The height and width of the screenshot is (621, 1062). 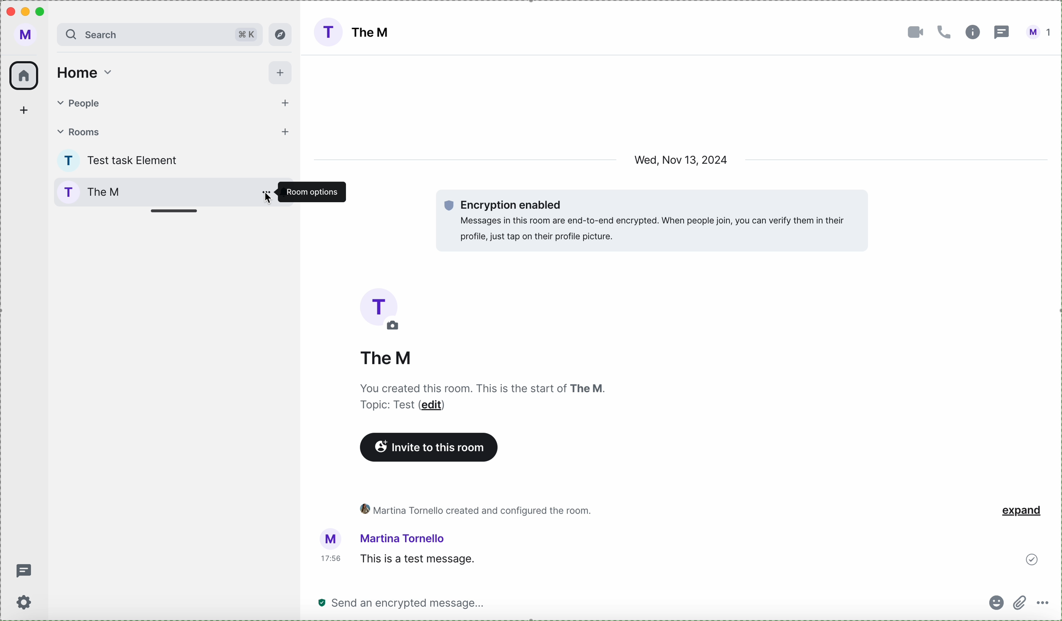 What do you see at coordinates (248, 35) in the screenshot?
I see `short cut` at bounding box center [248, 35].